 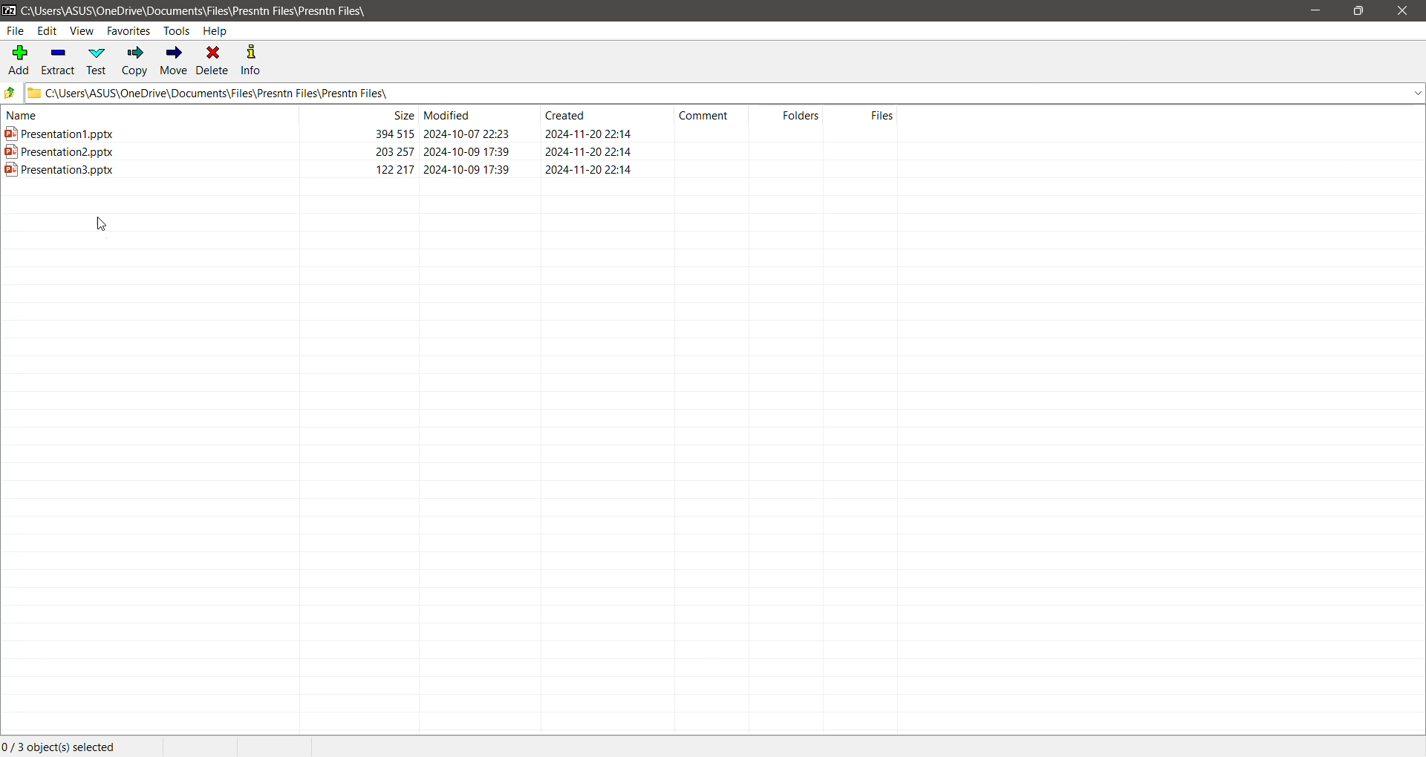 I want to click on comment, so click(x=704, y=116).